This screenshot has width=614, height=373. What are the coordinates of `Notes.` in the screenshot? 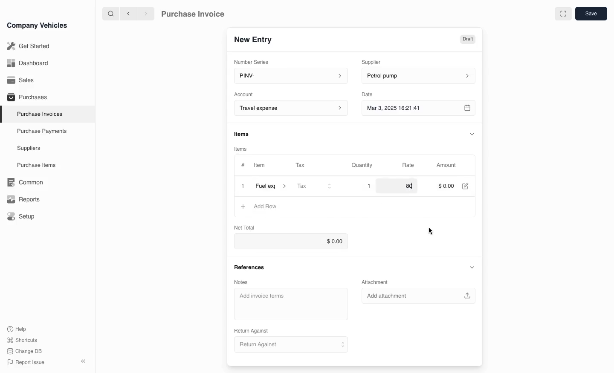 It's located at (246, 281).